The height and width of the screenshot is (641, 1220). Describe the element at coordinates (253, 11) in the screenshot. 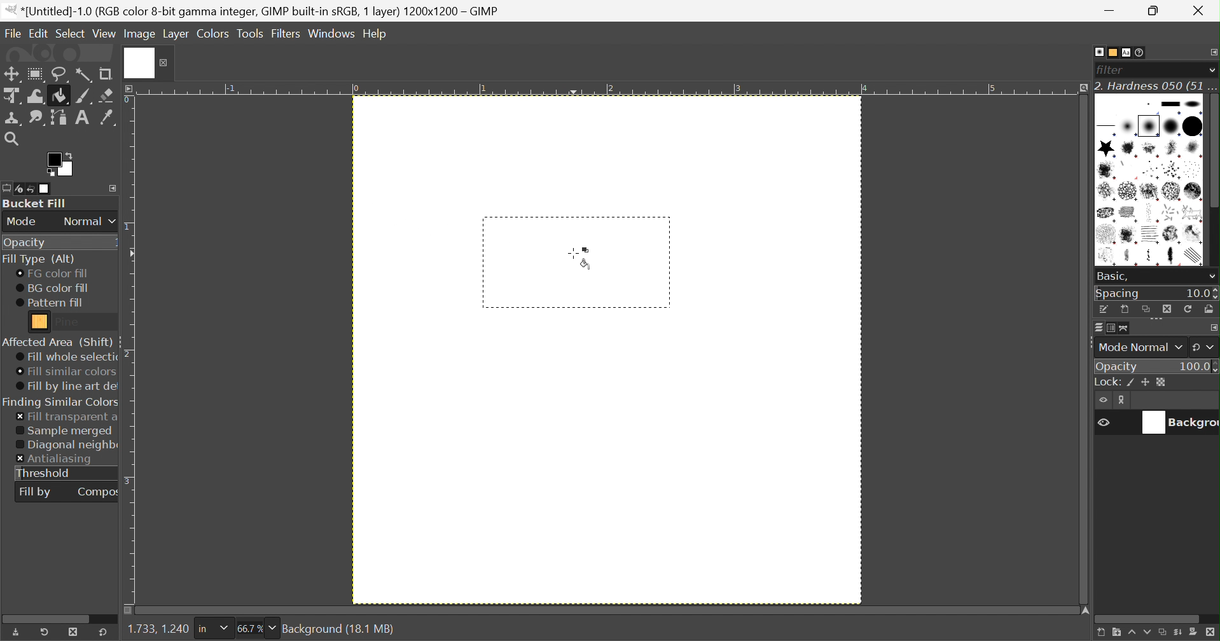

I see `*[Untitled]-6.0 (RGB color 8-bit gamma integer, GIMP built-in sRGB, 1 layer) 1200x1200 — GIMP` at that location.